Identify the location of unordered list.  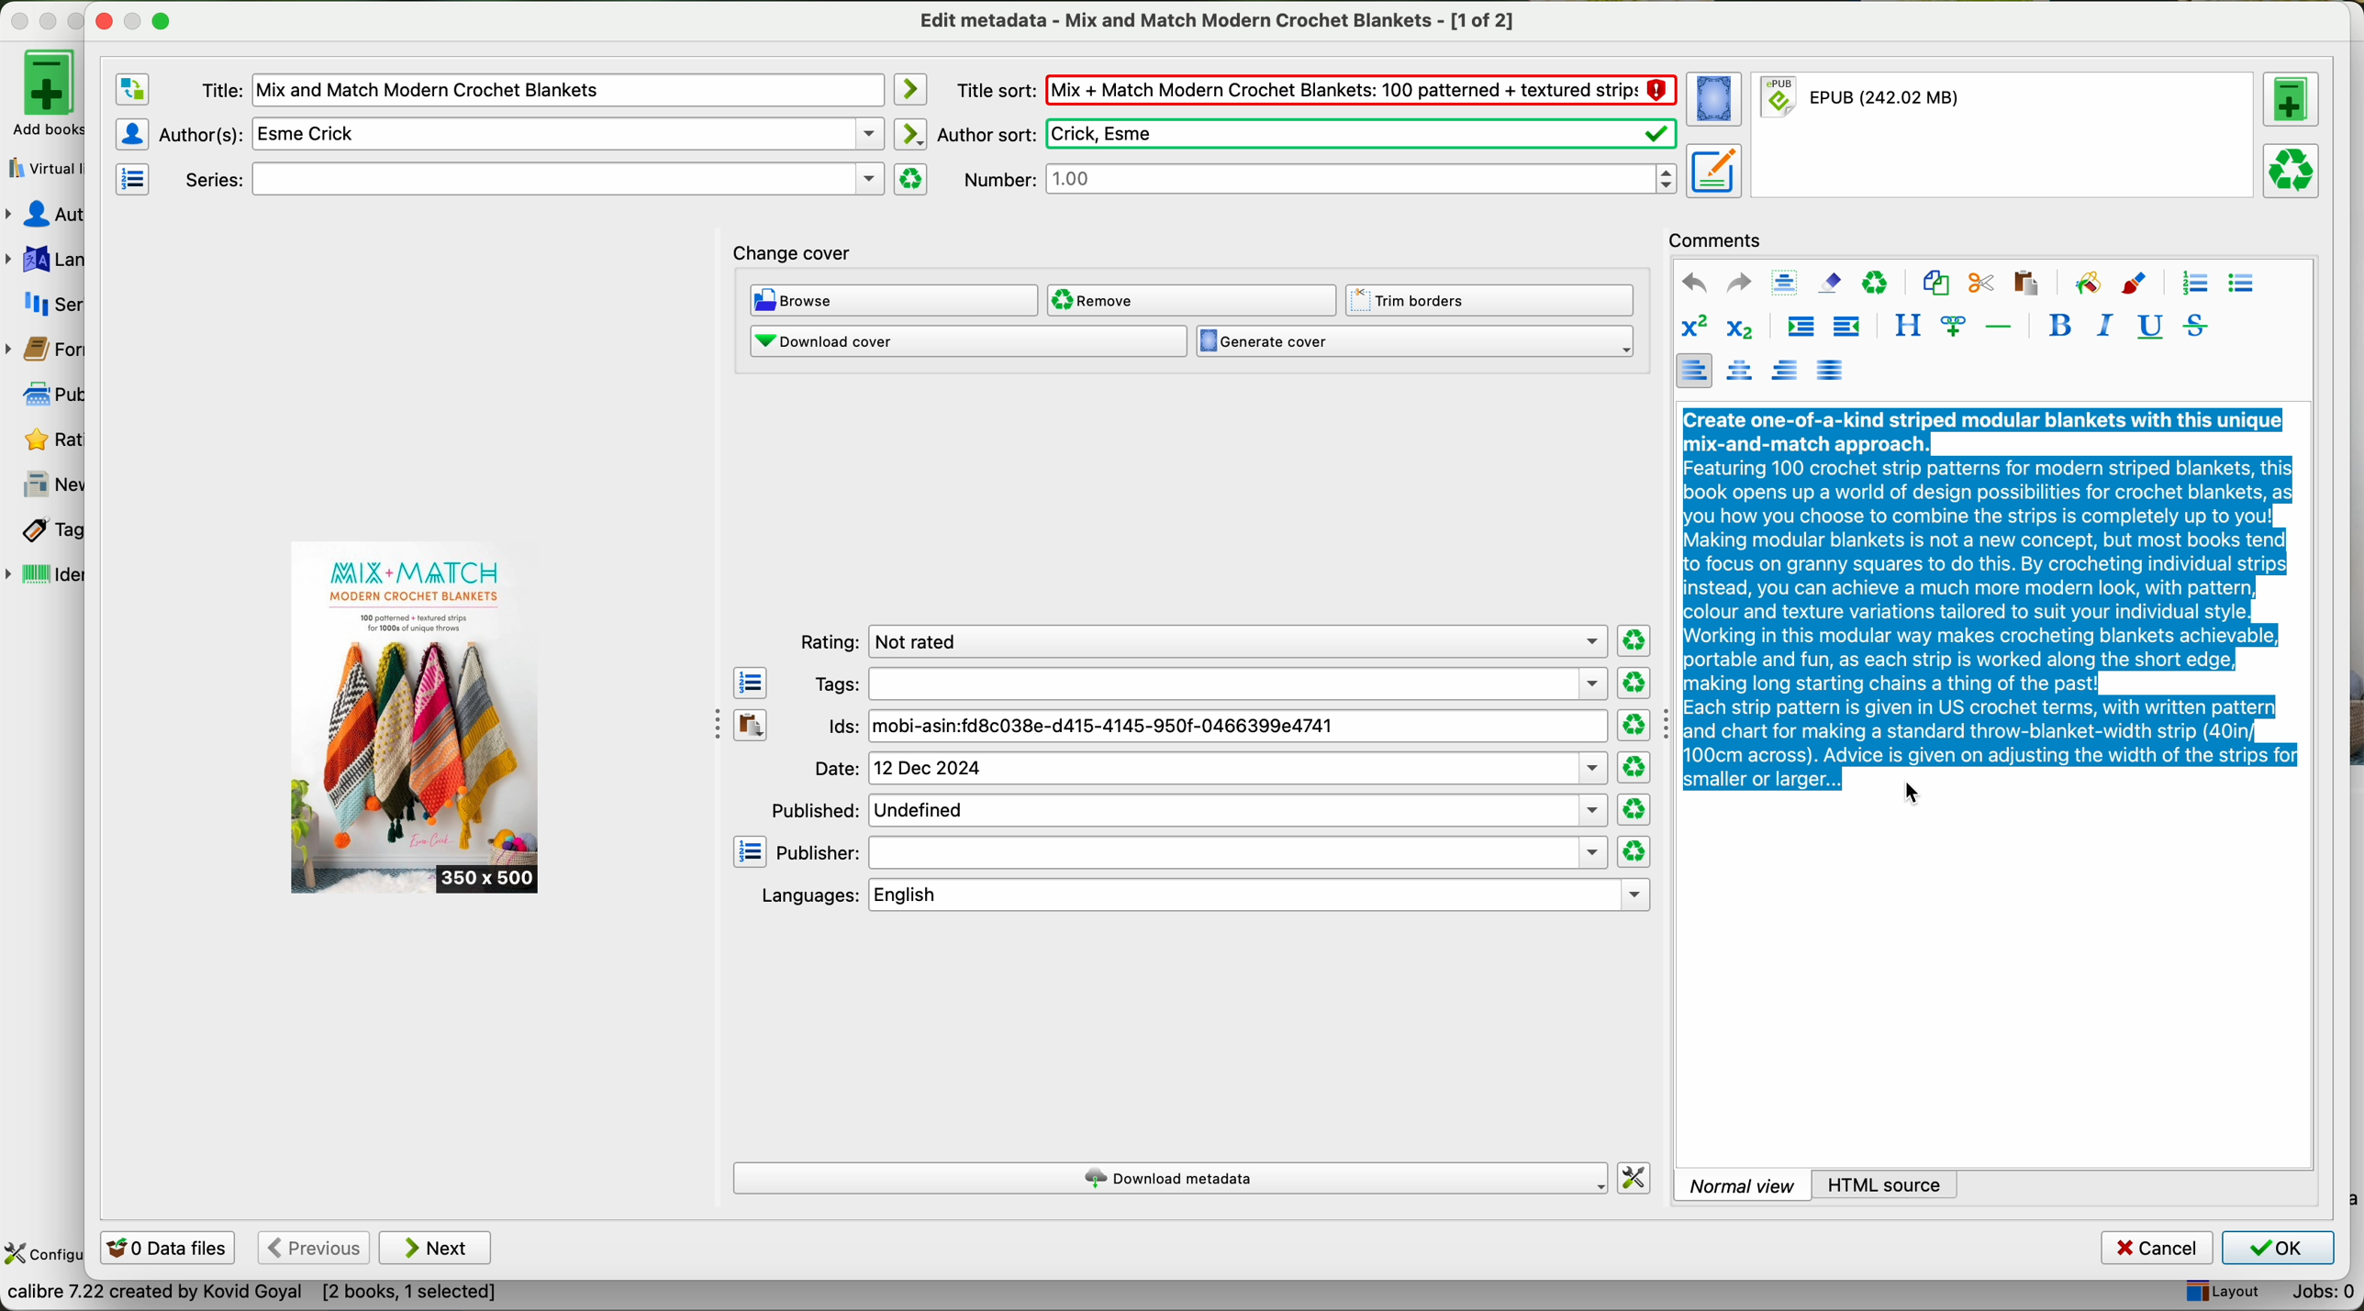
(2240, 284).